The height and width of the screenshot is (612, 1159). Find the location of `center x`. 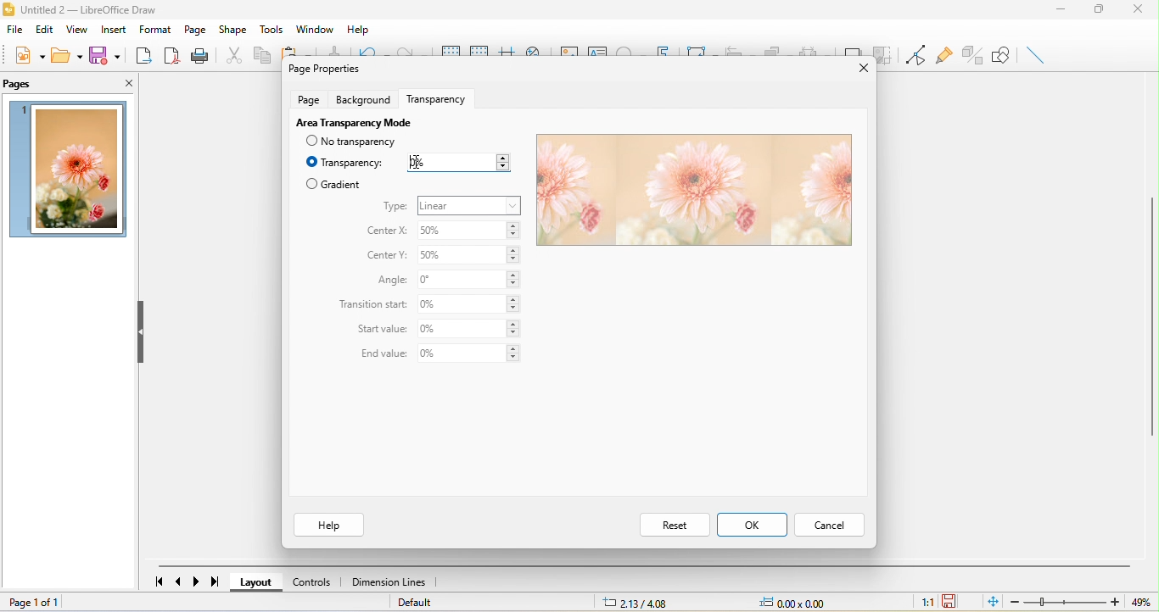

center x is located at coordinates (385, 231).